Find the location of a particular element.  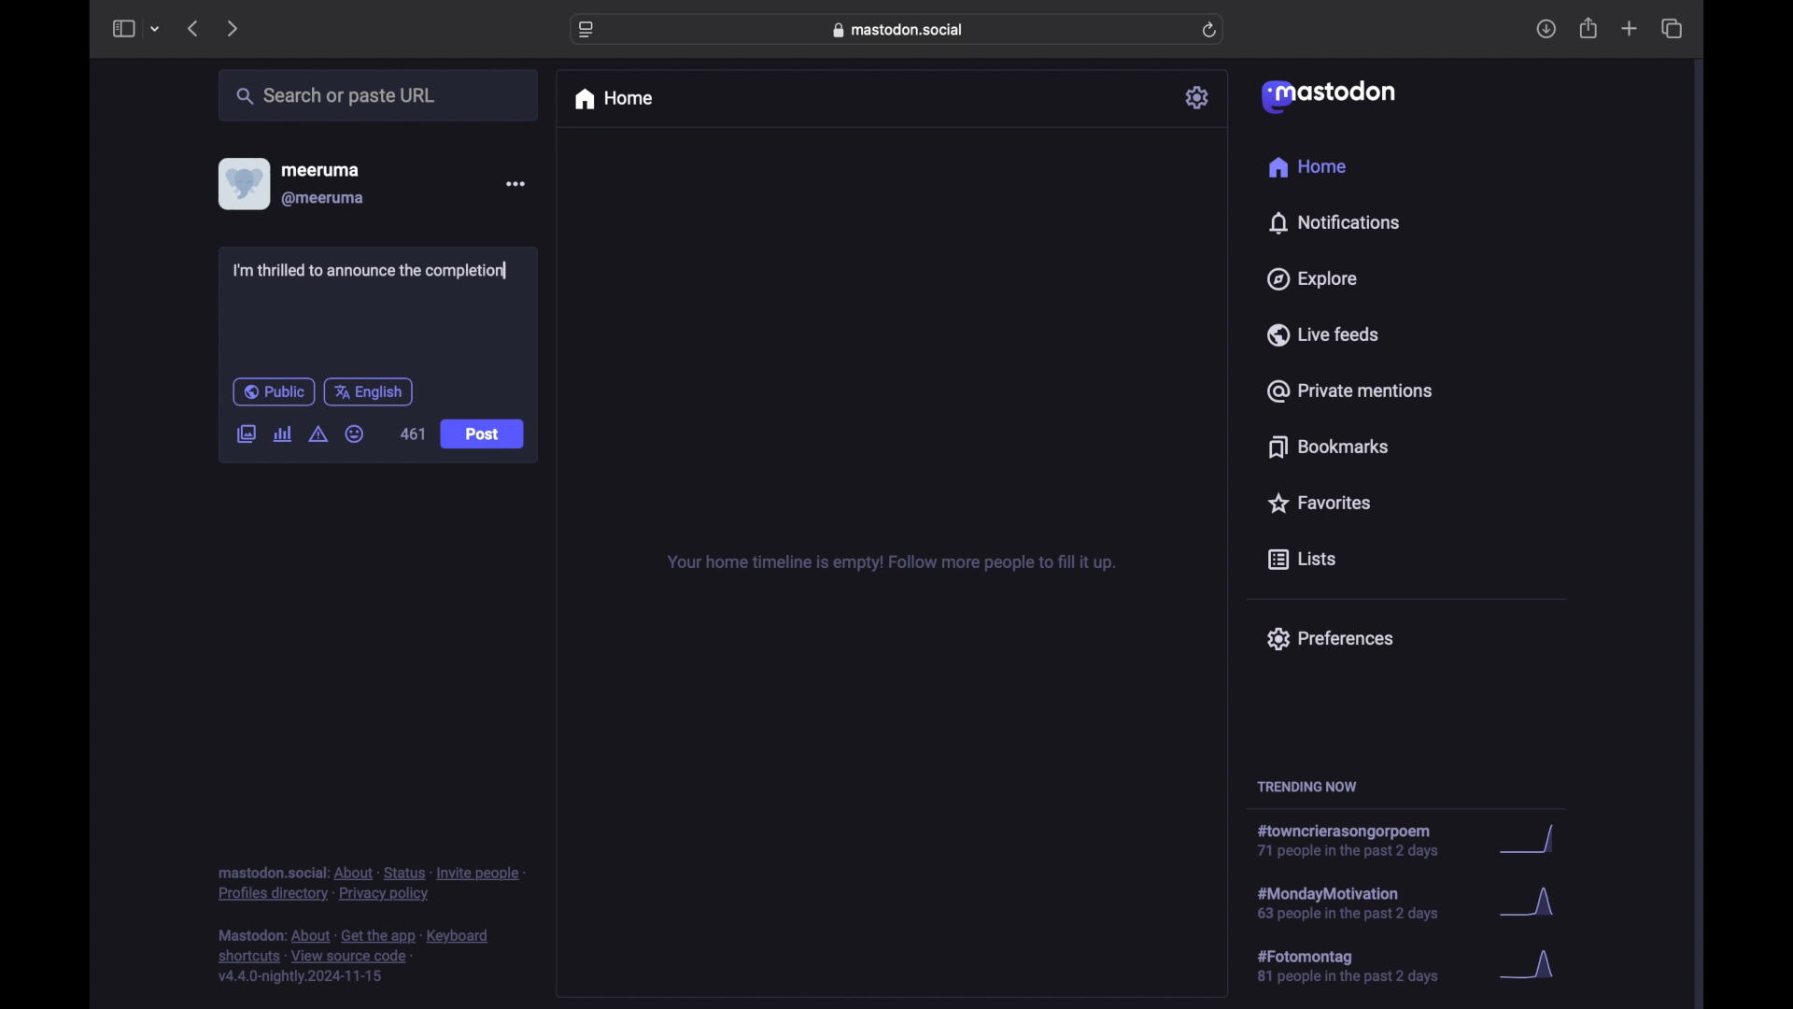

home is located at coordinates (1309, 166).